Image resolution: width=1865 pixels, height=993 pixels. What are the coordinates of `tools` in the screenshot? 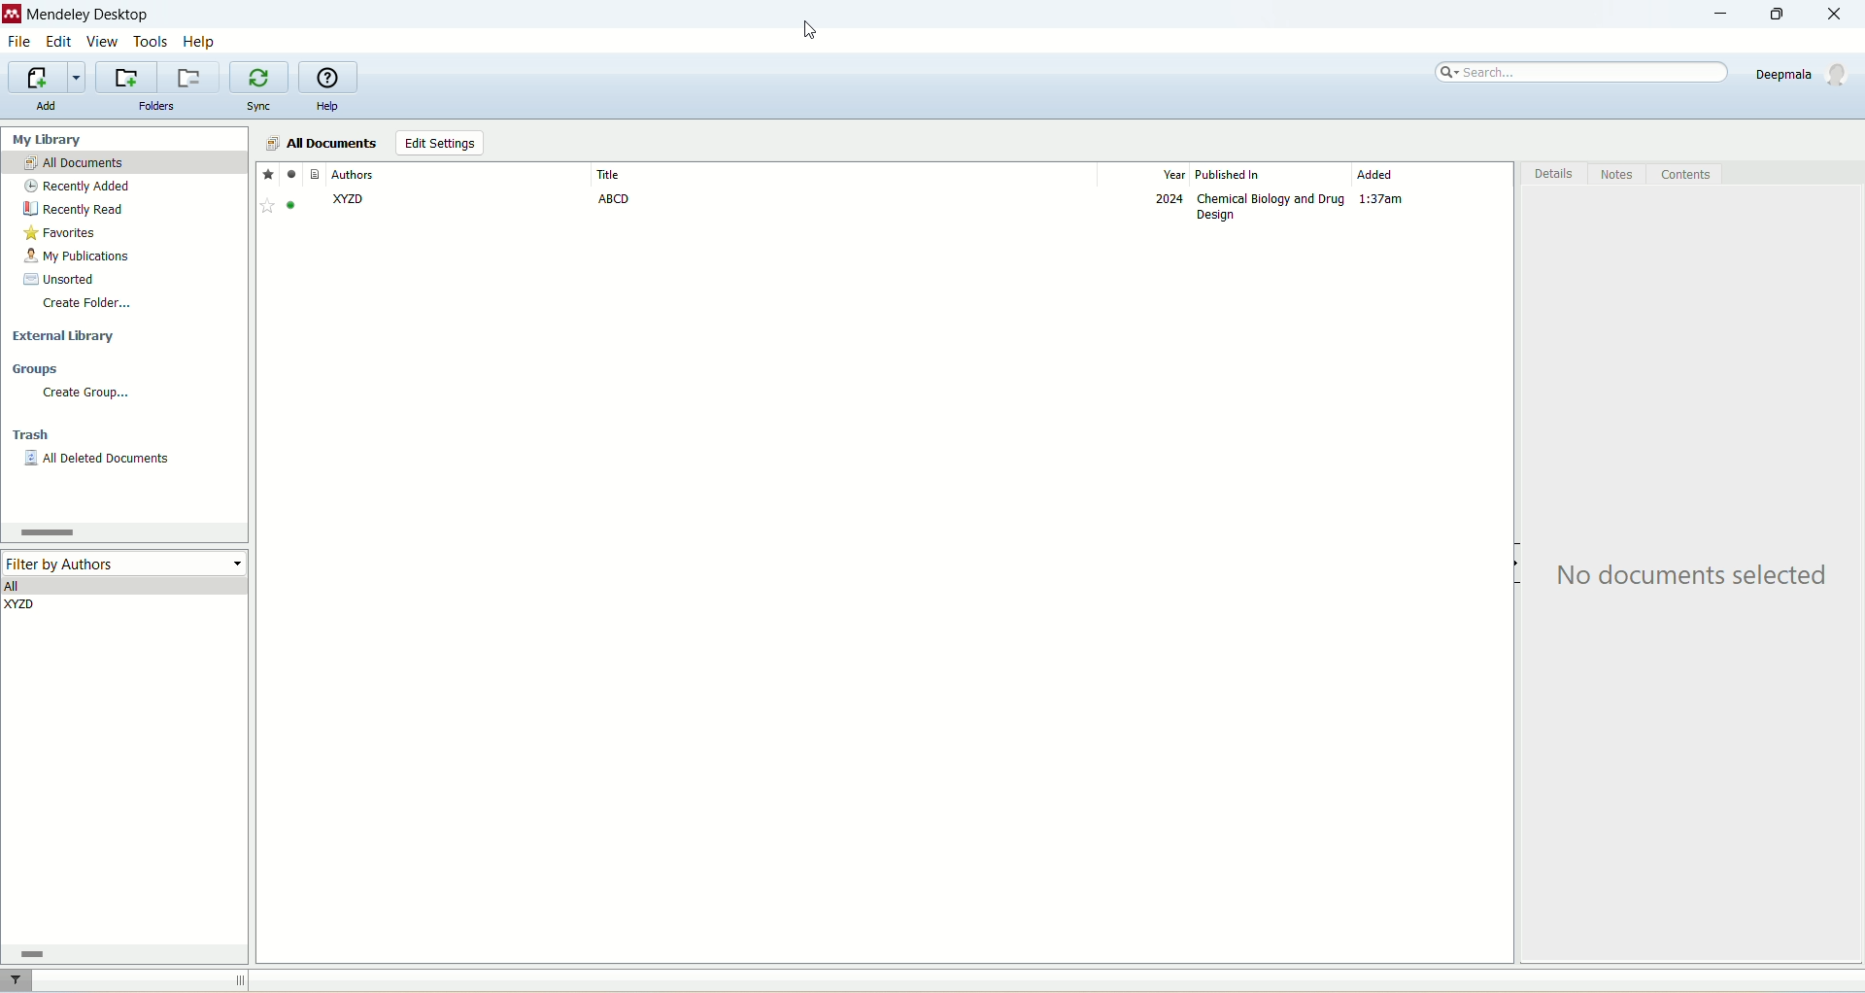 It's located at (152, 40).